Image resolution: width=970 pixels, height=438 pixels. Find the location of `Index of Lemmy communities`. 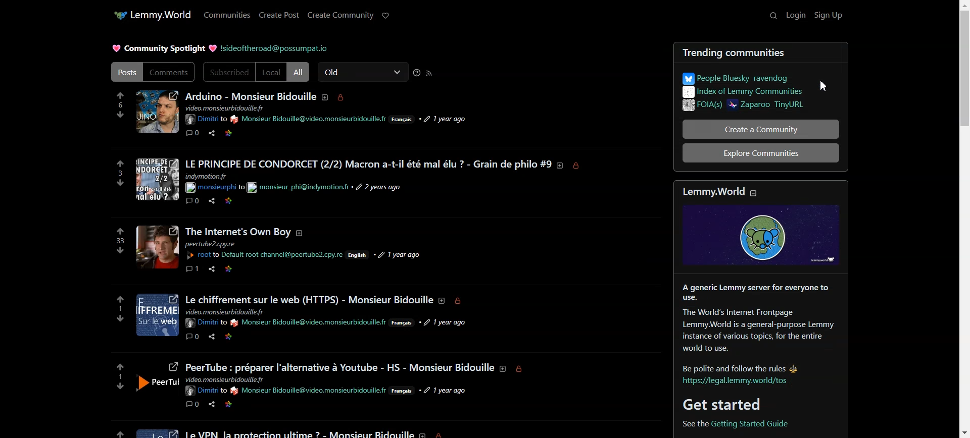

Index of Lemmy communities is located at coordinates (744, 93).